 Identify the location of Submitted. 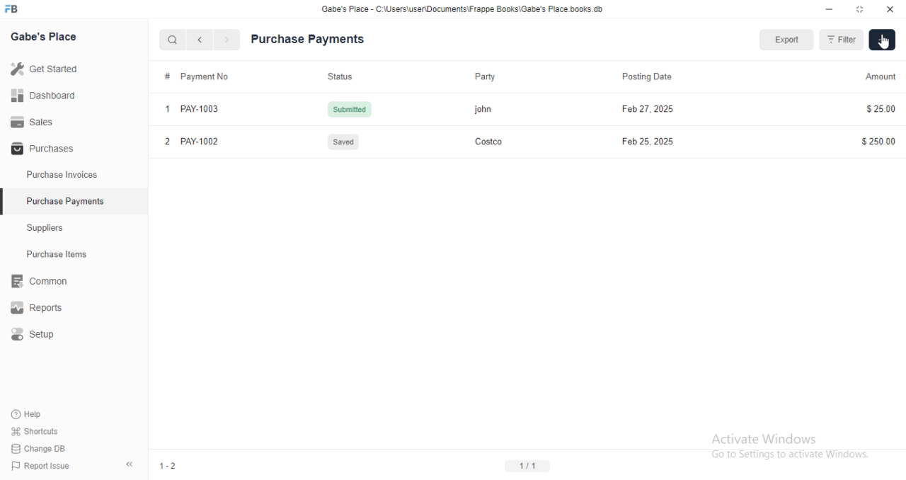
(348, 109).